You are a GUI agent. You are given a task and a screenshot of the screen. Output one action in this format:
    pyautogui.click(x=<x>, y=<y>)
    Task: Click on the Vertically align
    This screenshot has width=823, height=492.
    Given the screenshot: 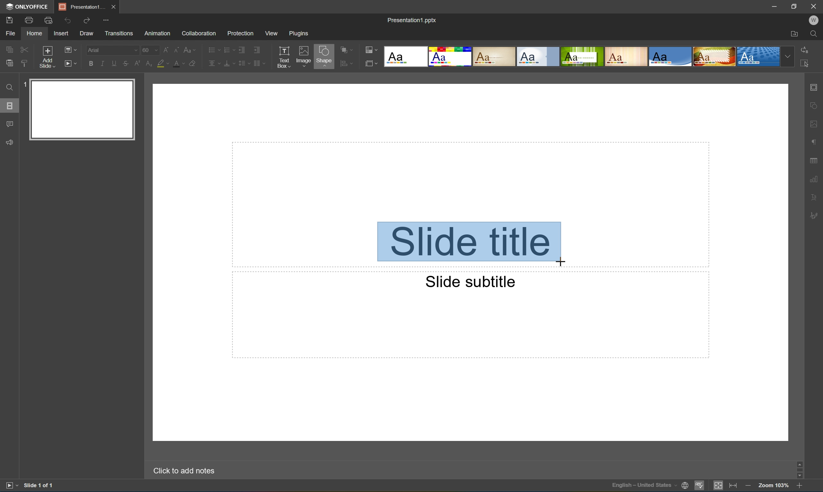 What is the action you would take?
    pyautogui.click(x=228, y=63)
    